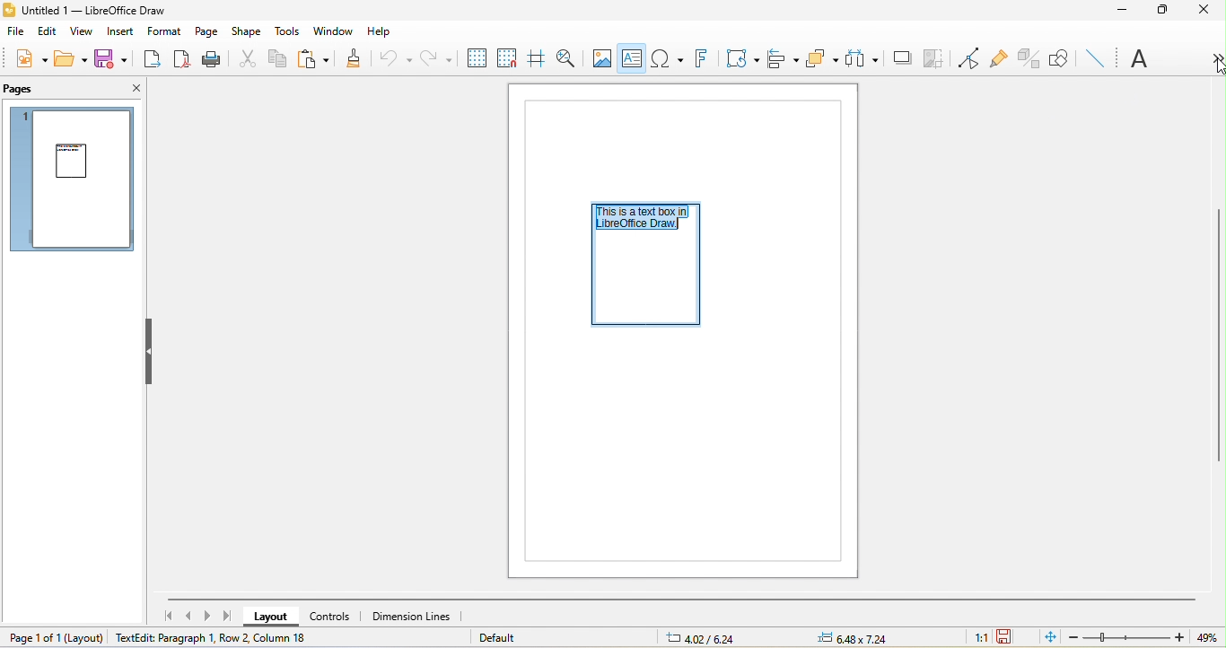 This screenshot has height=648, width=1226. I want to click on text box, so click(633, 58).